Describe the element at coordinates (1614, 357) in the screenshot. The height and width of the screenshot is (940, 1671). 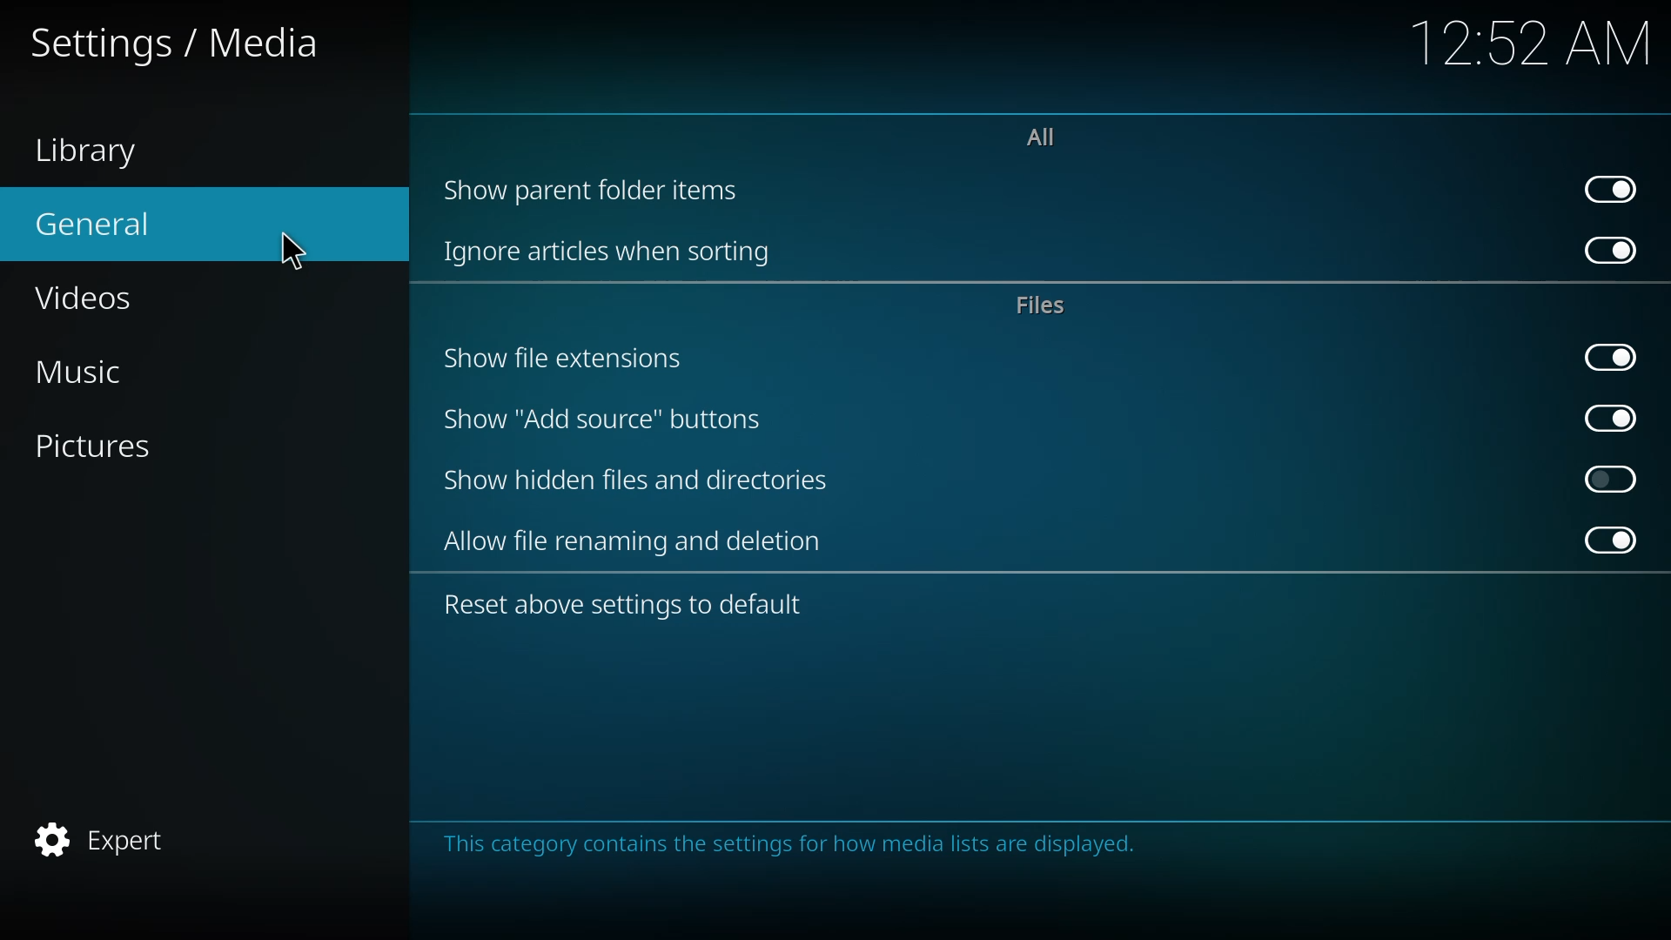
I see `enabled` at that location.